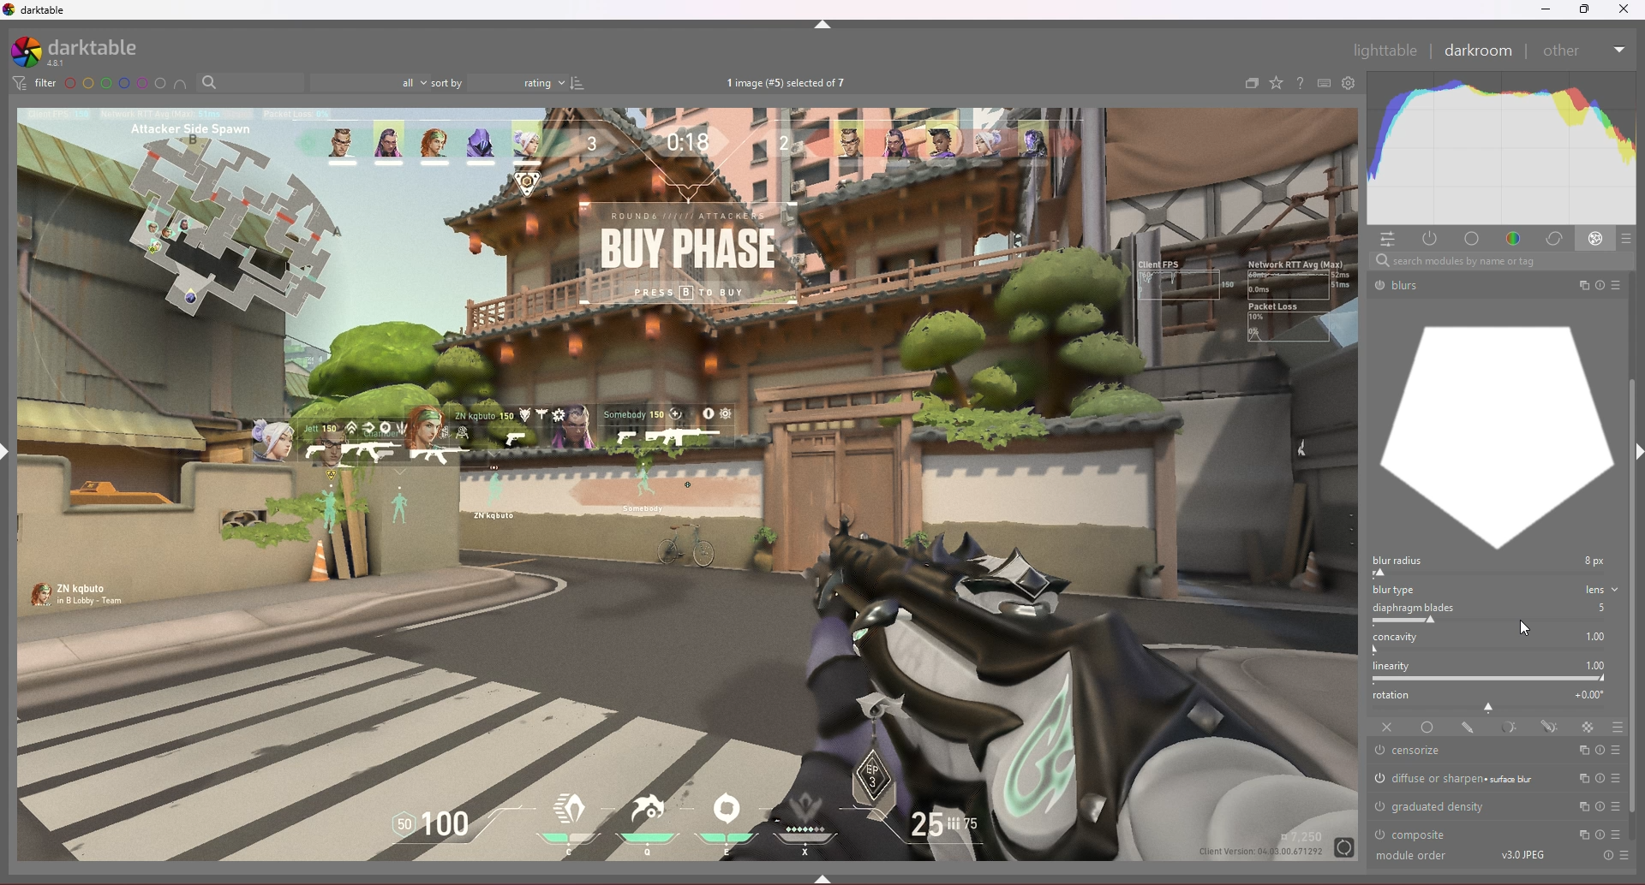  I want to click on drawn and parametric mask, so click(1552, 727).